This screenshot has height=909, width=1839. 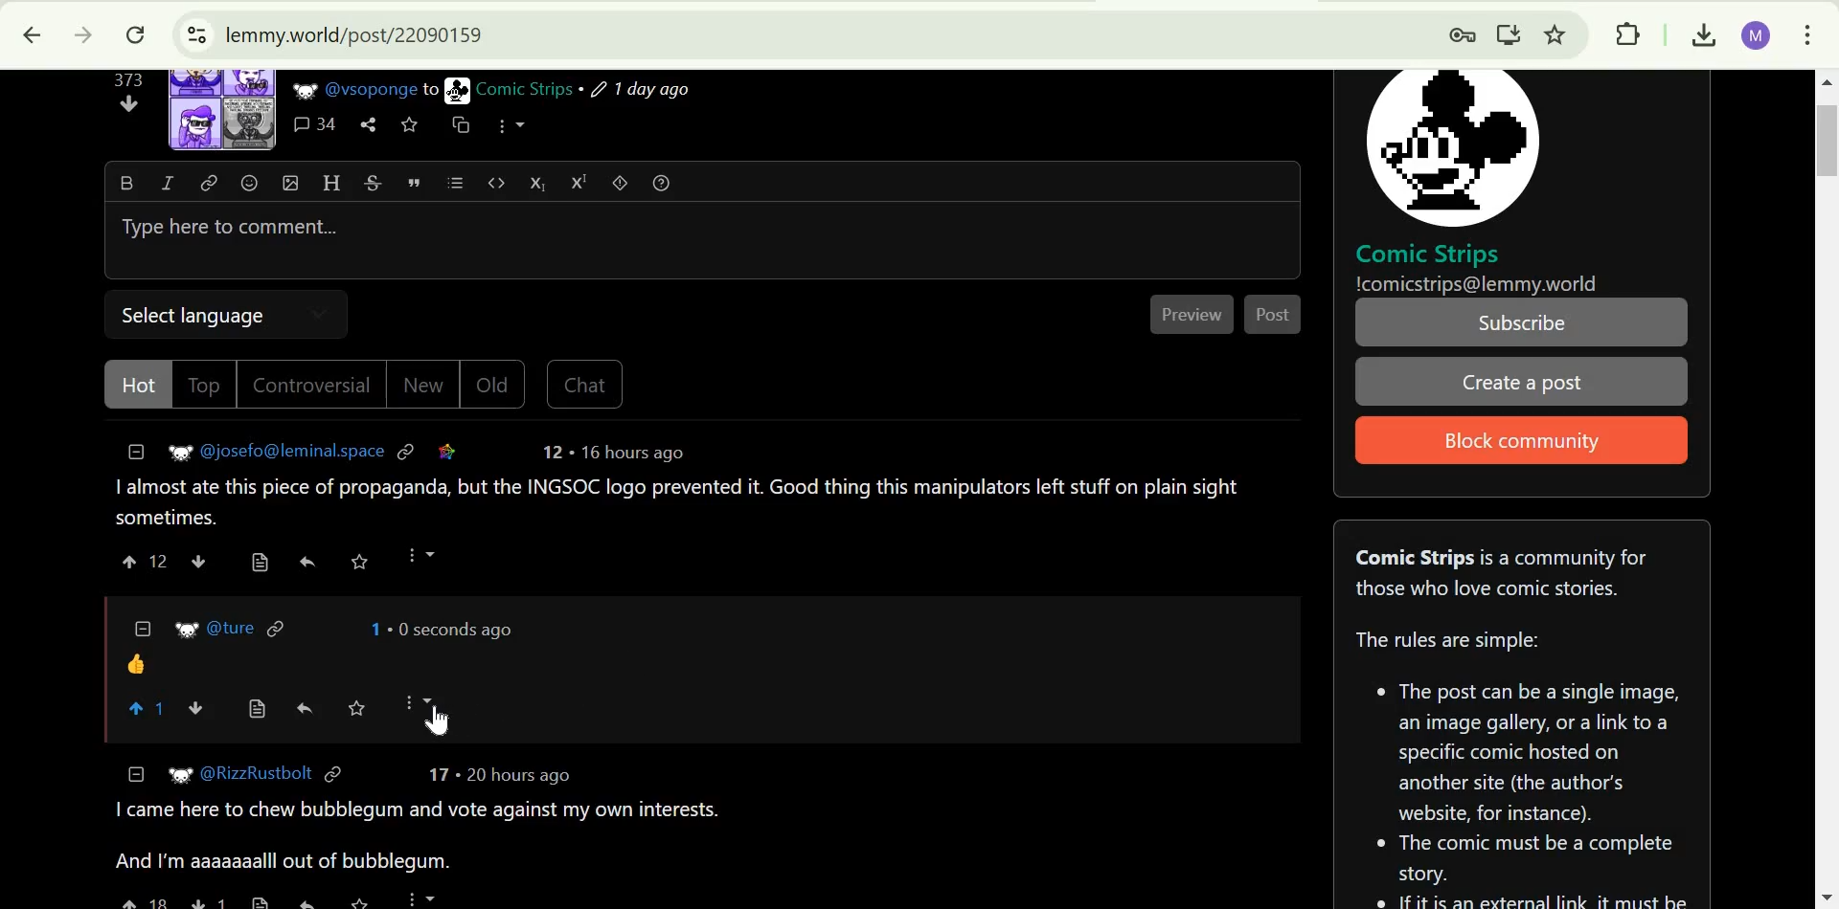 What do you see at coordinates (202, 311) in the screenshot?
I see `Select language` at bounding box center [202, 311].